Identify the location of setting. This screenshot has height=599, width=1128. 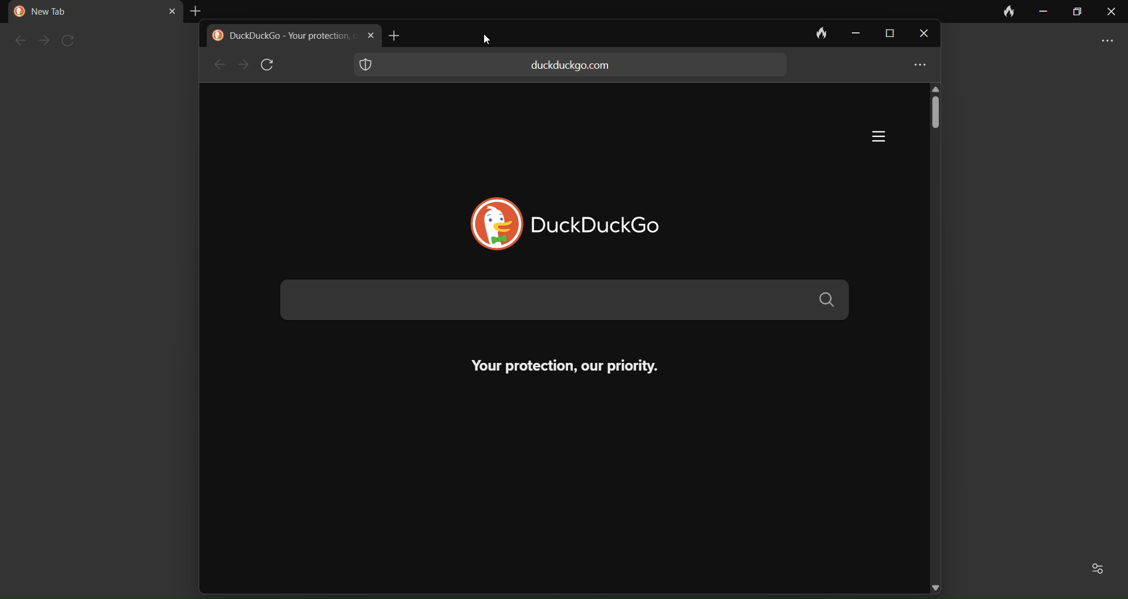
(1100, 568).